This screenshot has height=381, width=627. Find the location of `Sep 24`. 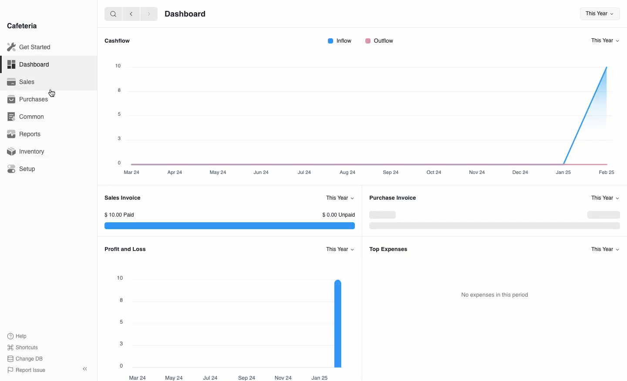

Sep 24 is located at coordinates (246, 377).